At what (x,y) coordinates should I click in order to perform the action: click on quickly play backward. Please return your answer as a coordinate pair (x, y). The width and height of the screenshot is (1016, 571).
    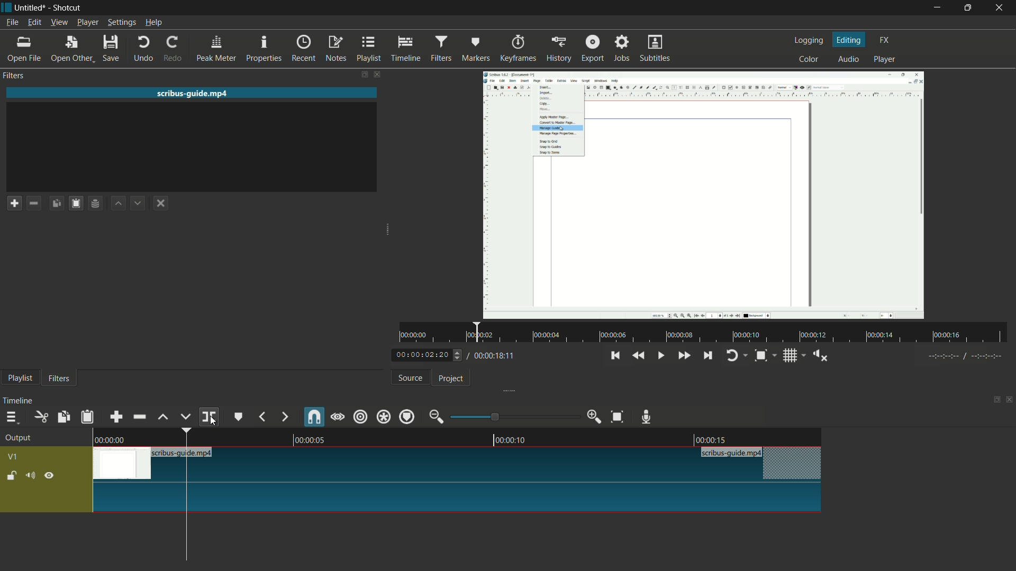
    Looking at the image, I should click on (640, 355).